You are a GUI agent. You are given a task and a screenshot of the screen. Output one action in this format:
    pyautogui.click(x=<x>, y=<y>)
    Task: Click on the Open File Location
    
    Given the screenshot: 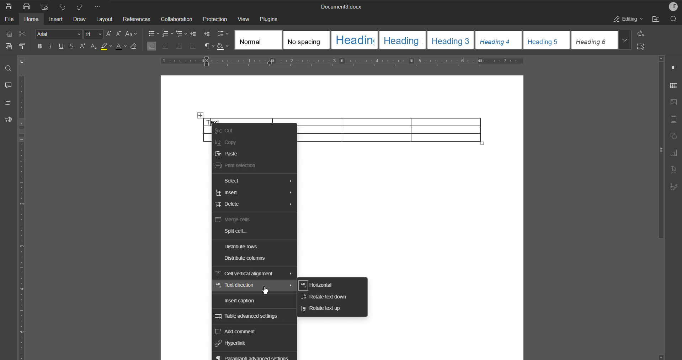 What is the action you would take?
    pyautogui.click(x=656, y=19)
    